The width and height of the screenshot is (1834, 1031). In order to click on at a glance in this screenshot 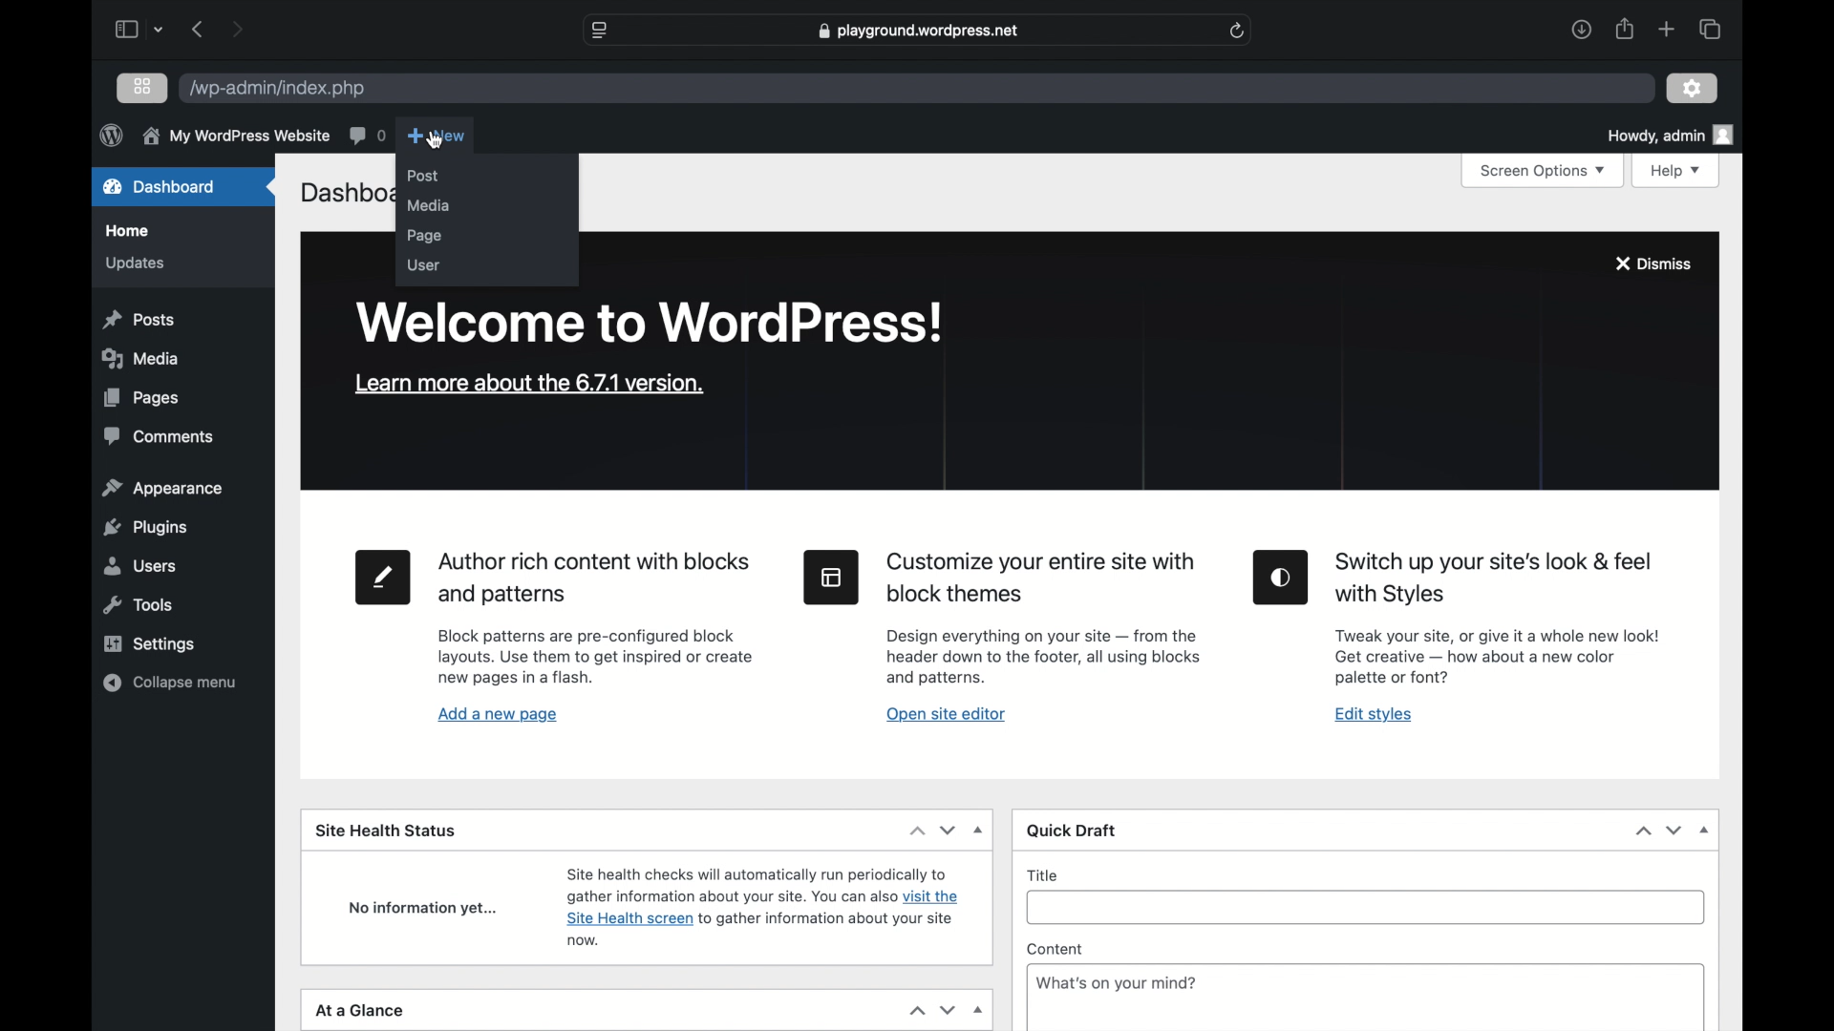, I will do `click(360, 1011)`.